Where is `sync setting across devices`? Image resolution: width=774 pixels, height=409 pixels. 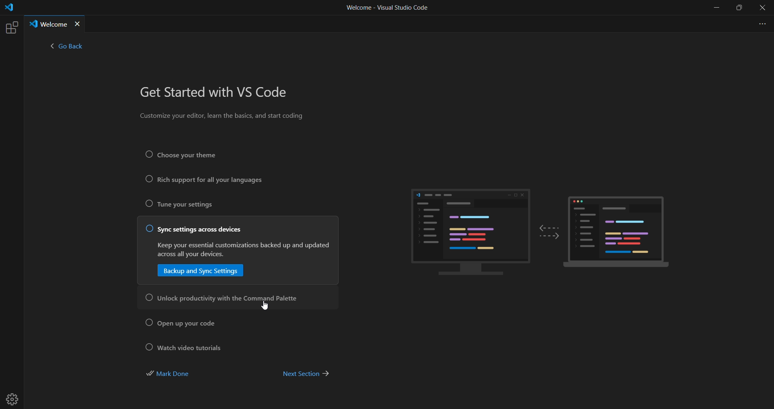 sync setting across devices is located at coordinates (200, 230).